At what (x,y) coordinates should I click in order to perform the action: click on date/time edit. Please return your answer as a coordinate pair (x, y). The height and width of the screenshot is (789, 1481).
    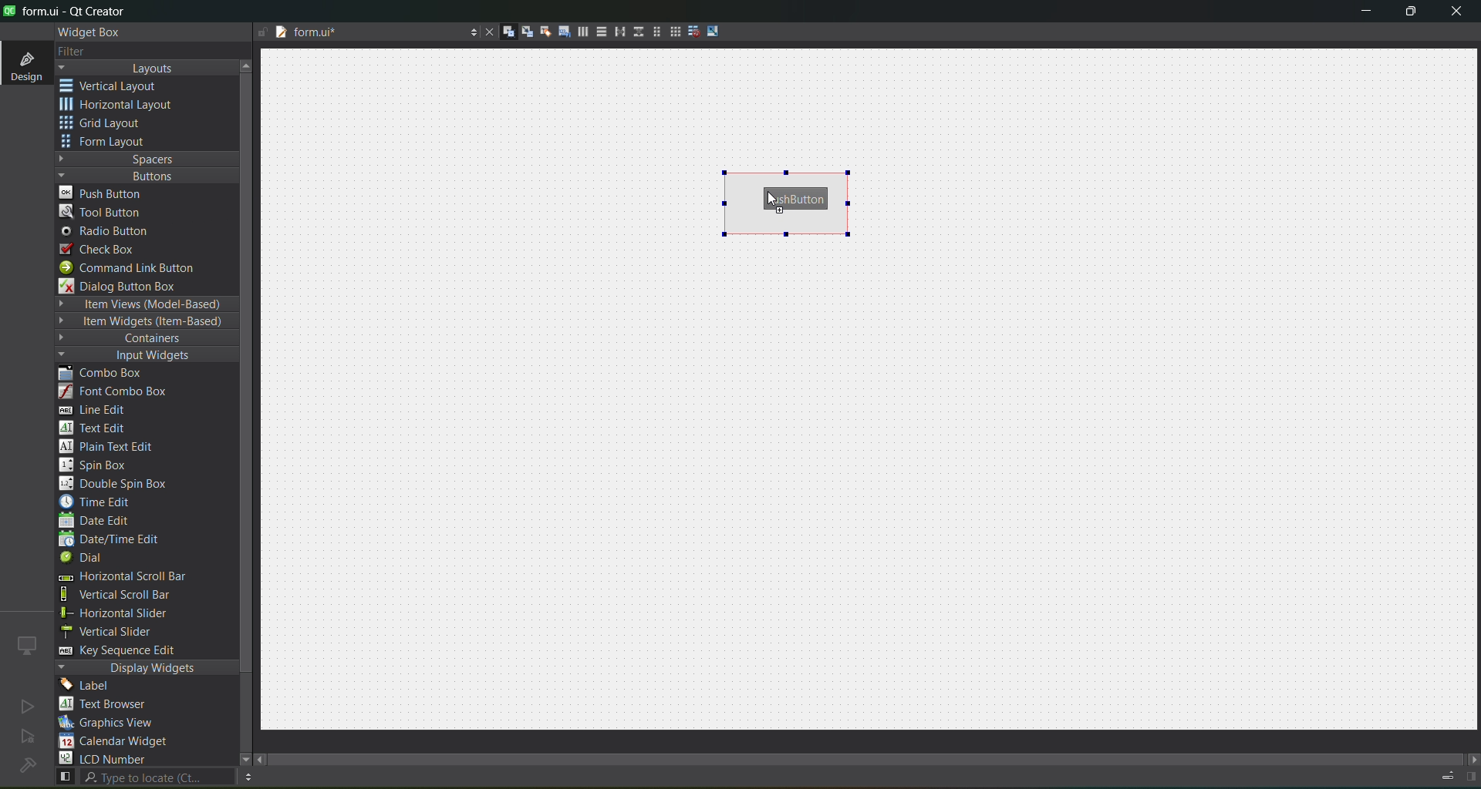
    Looking at the image, I should click on (123, 540).